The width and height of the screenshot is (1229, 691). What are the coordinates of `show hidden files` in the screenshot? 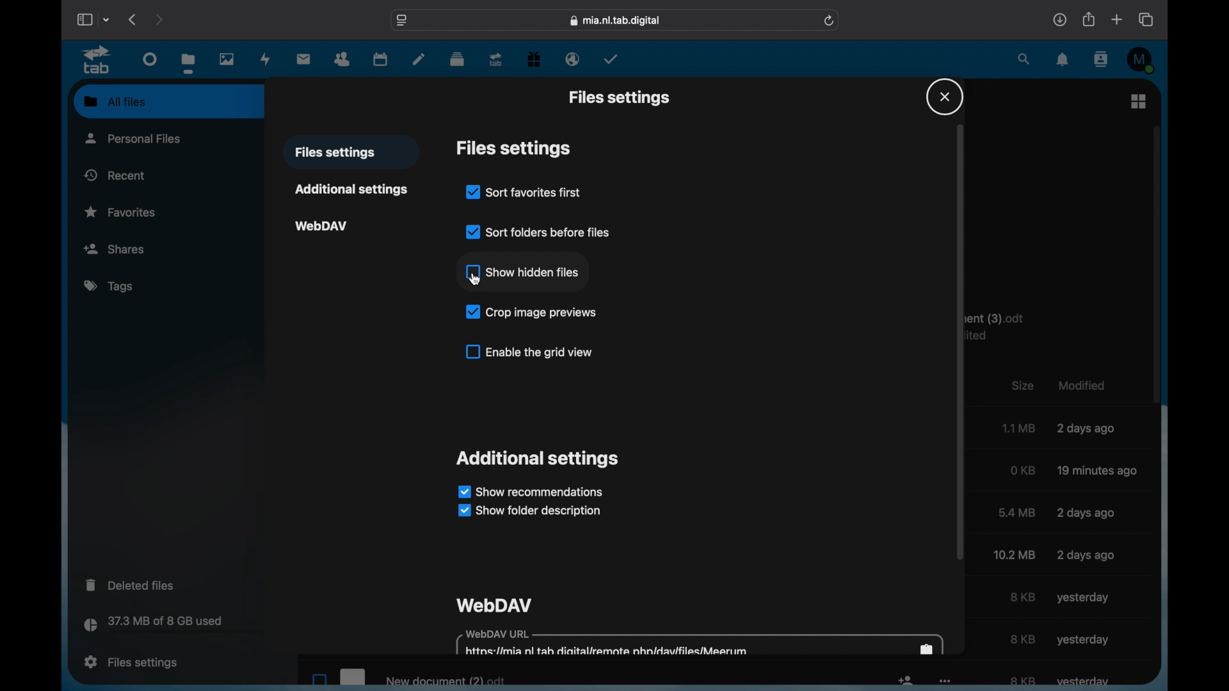 It's located at (522, 271).